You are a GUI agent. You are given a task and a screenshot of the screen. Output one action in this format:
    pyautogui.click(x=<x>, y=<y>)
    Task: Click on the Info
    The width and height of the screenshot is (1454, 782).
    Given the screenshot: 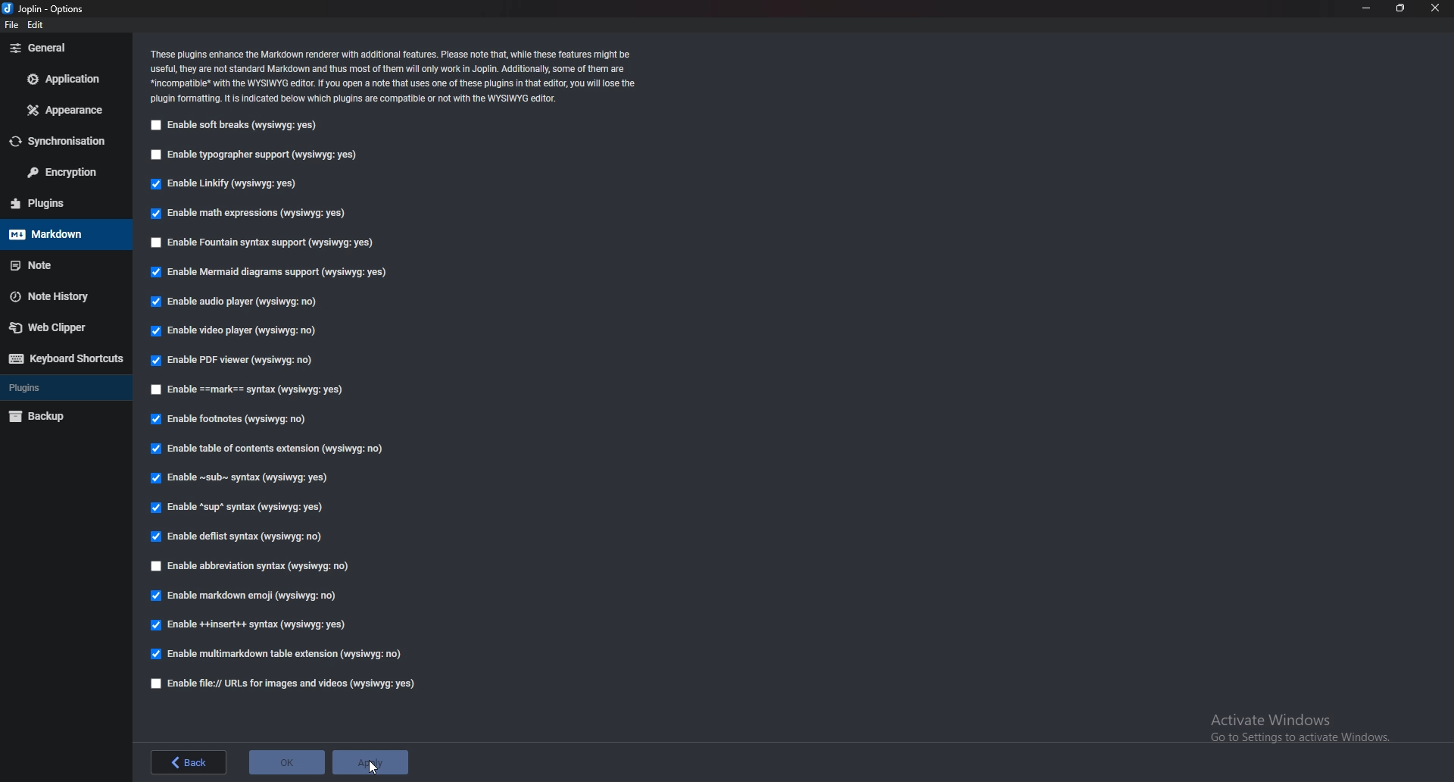 What is the action you would take?
    pyautogui.click(x=399, y=78)
    